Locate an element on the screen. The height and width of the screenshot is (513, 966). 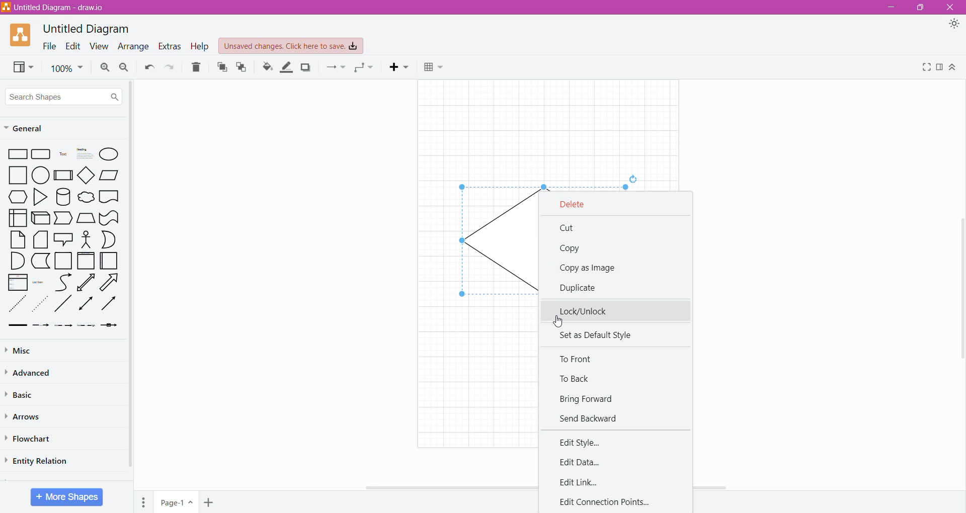
Copy as Image is located at coordinates (592, 268).